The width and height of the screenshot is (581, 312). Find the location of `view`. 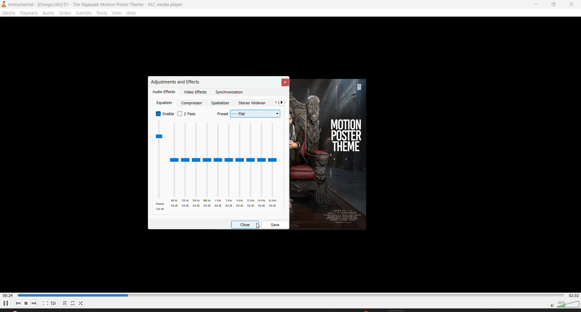

view is located at coordinates (65, 14).